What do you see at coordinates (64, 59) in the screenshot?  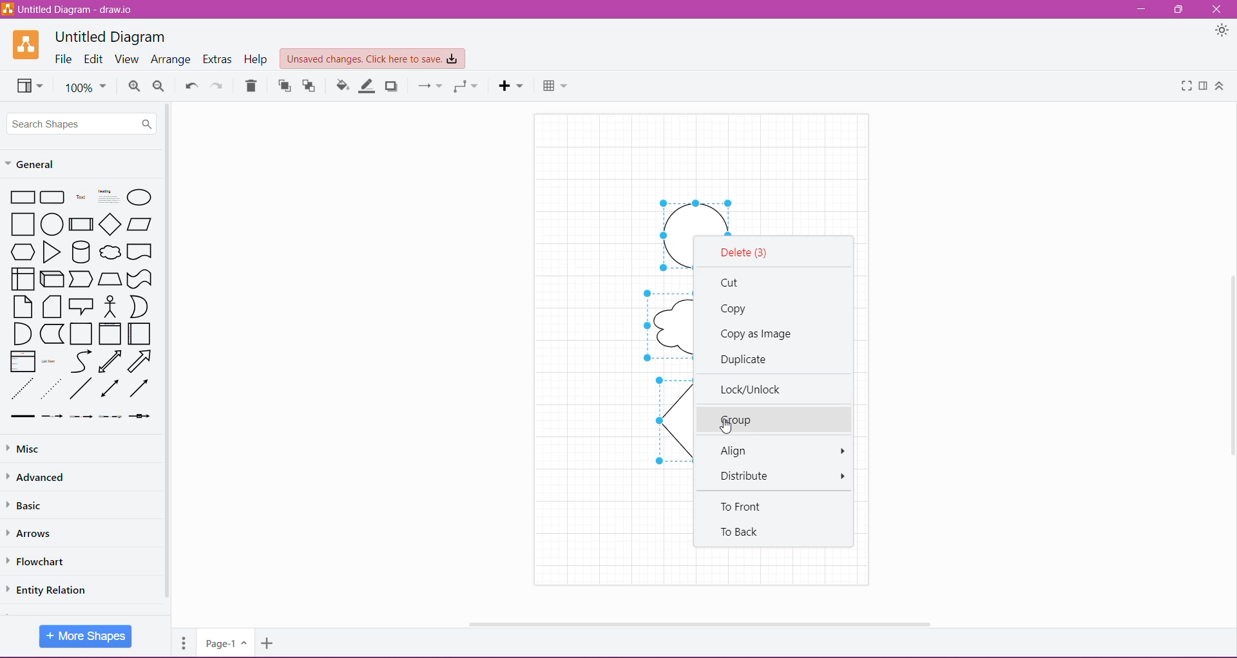 I see `File` at bounding box center [64, 59].